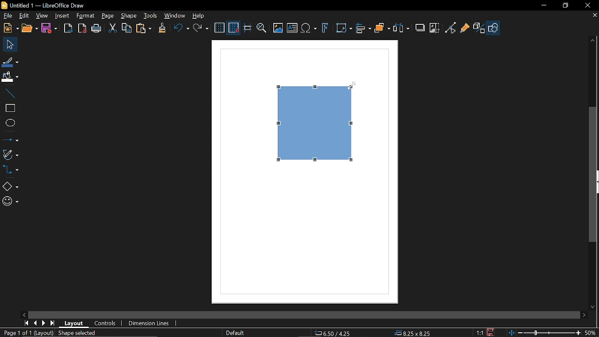  I want to click on previous page, so click(36, 323).